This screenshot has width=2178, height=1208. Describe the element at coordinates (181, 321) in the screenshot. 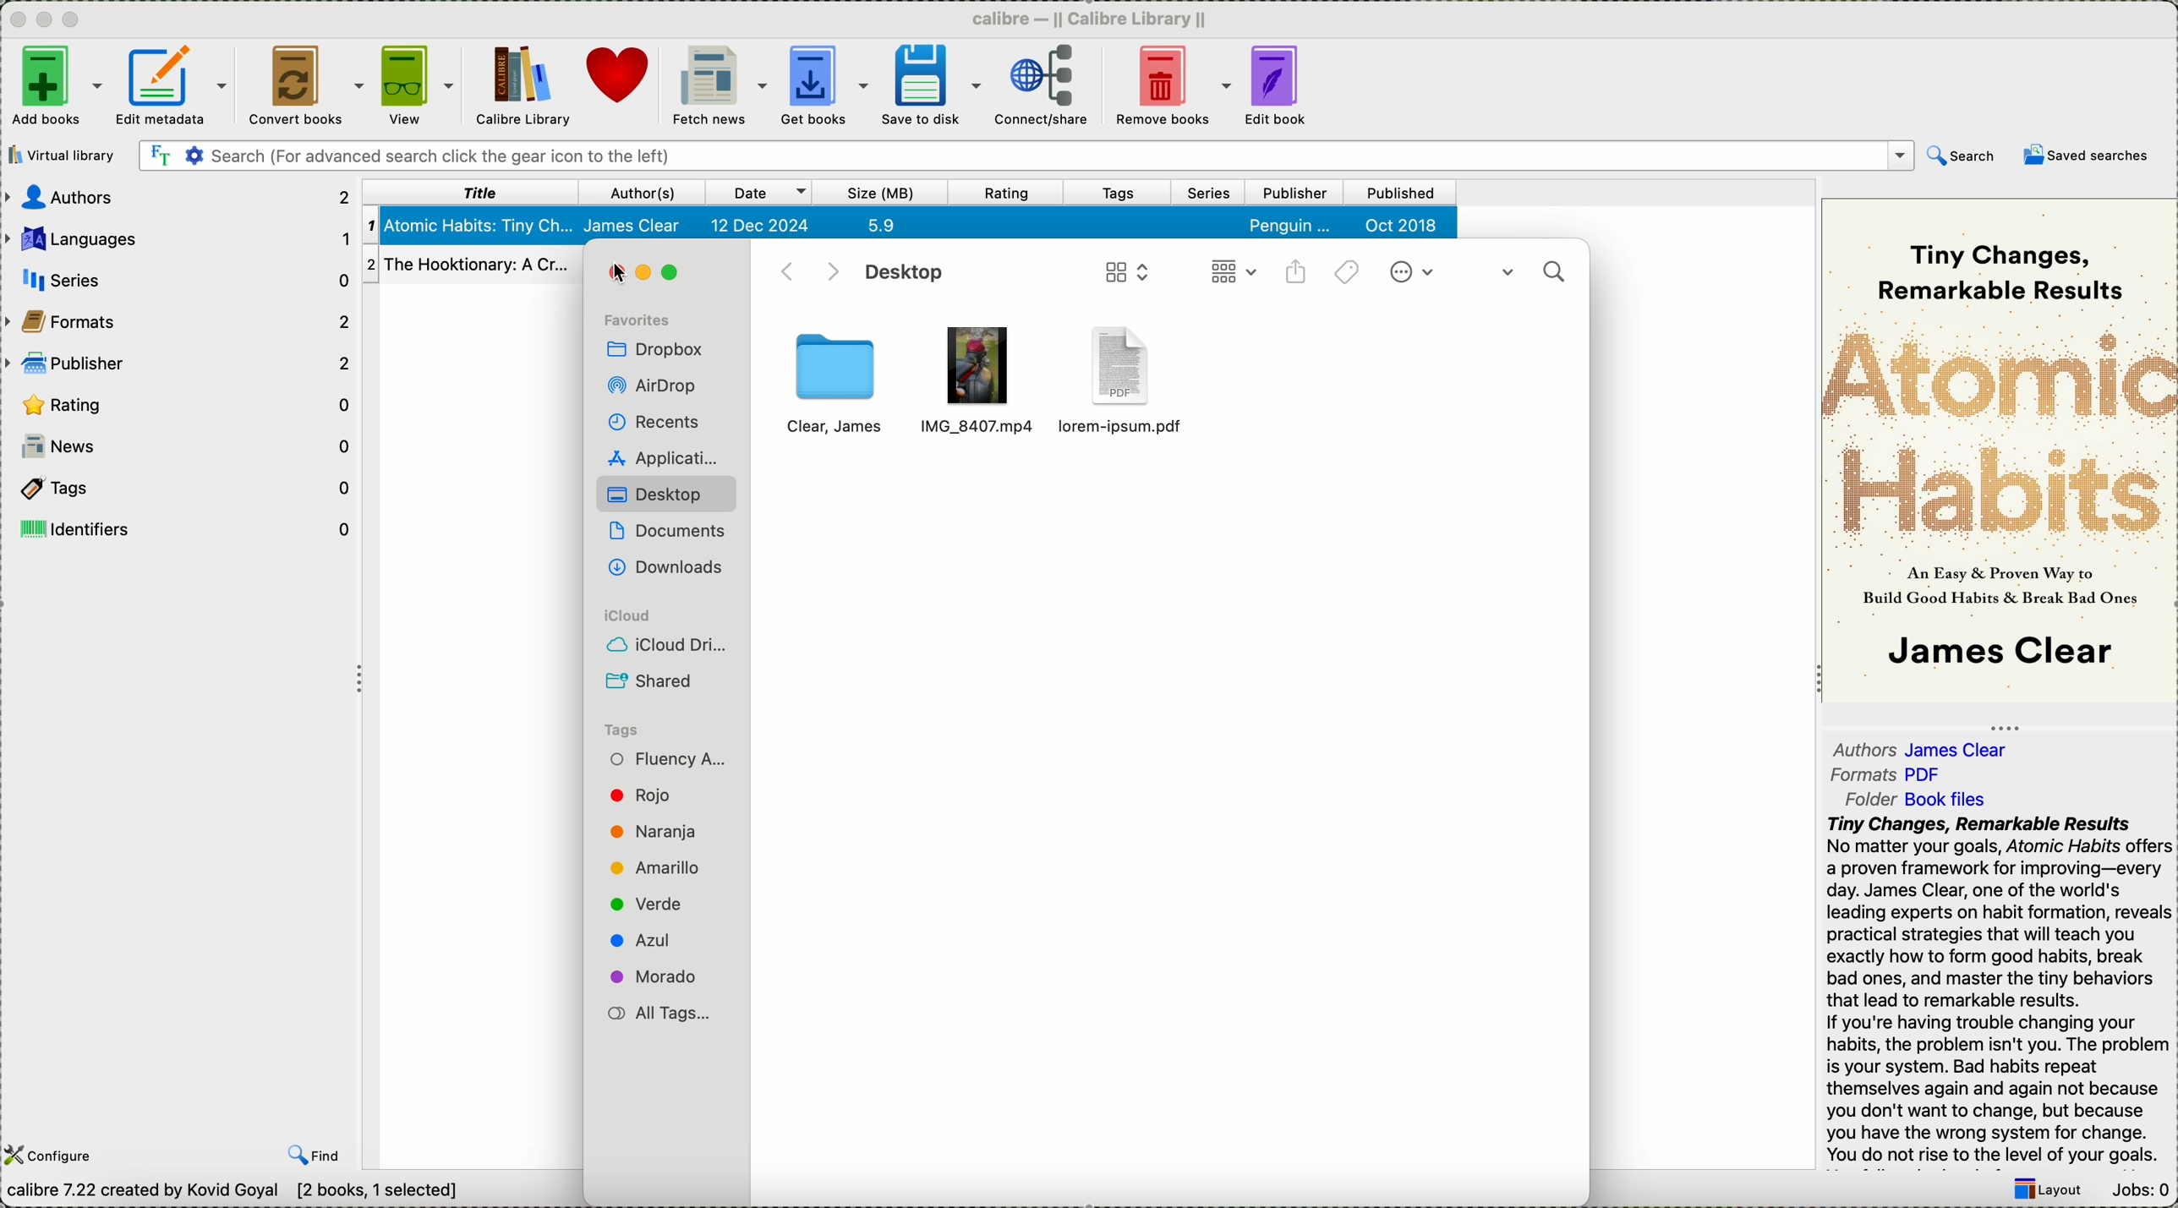

I see `formats` at that location.